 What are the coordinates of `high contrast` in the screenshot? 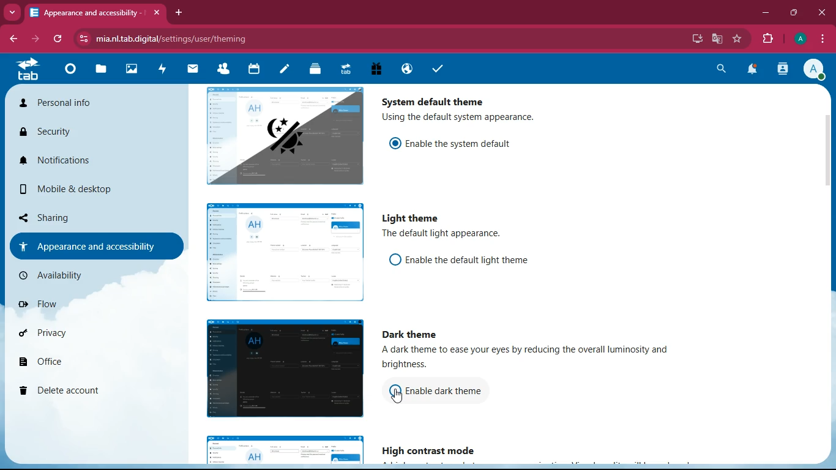 It's located at (435, 451).